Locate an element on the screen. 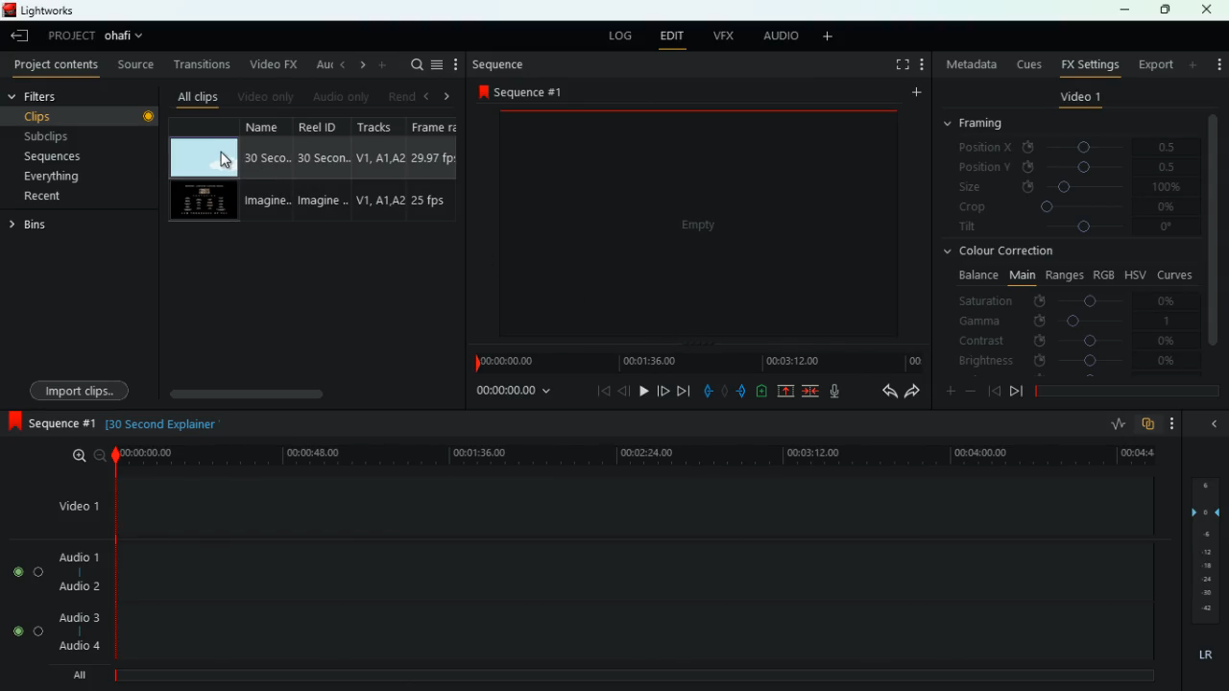  hold is located at coordinates (727, 393).